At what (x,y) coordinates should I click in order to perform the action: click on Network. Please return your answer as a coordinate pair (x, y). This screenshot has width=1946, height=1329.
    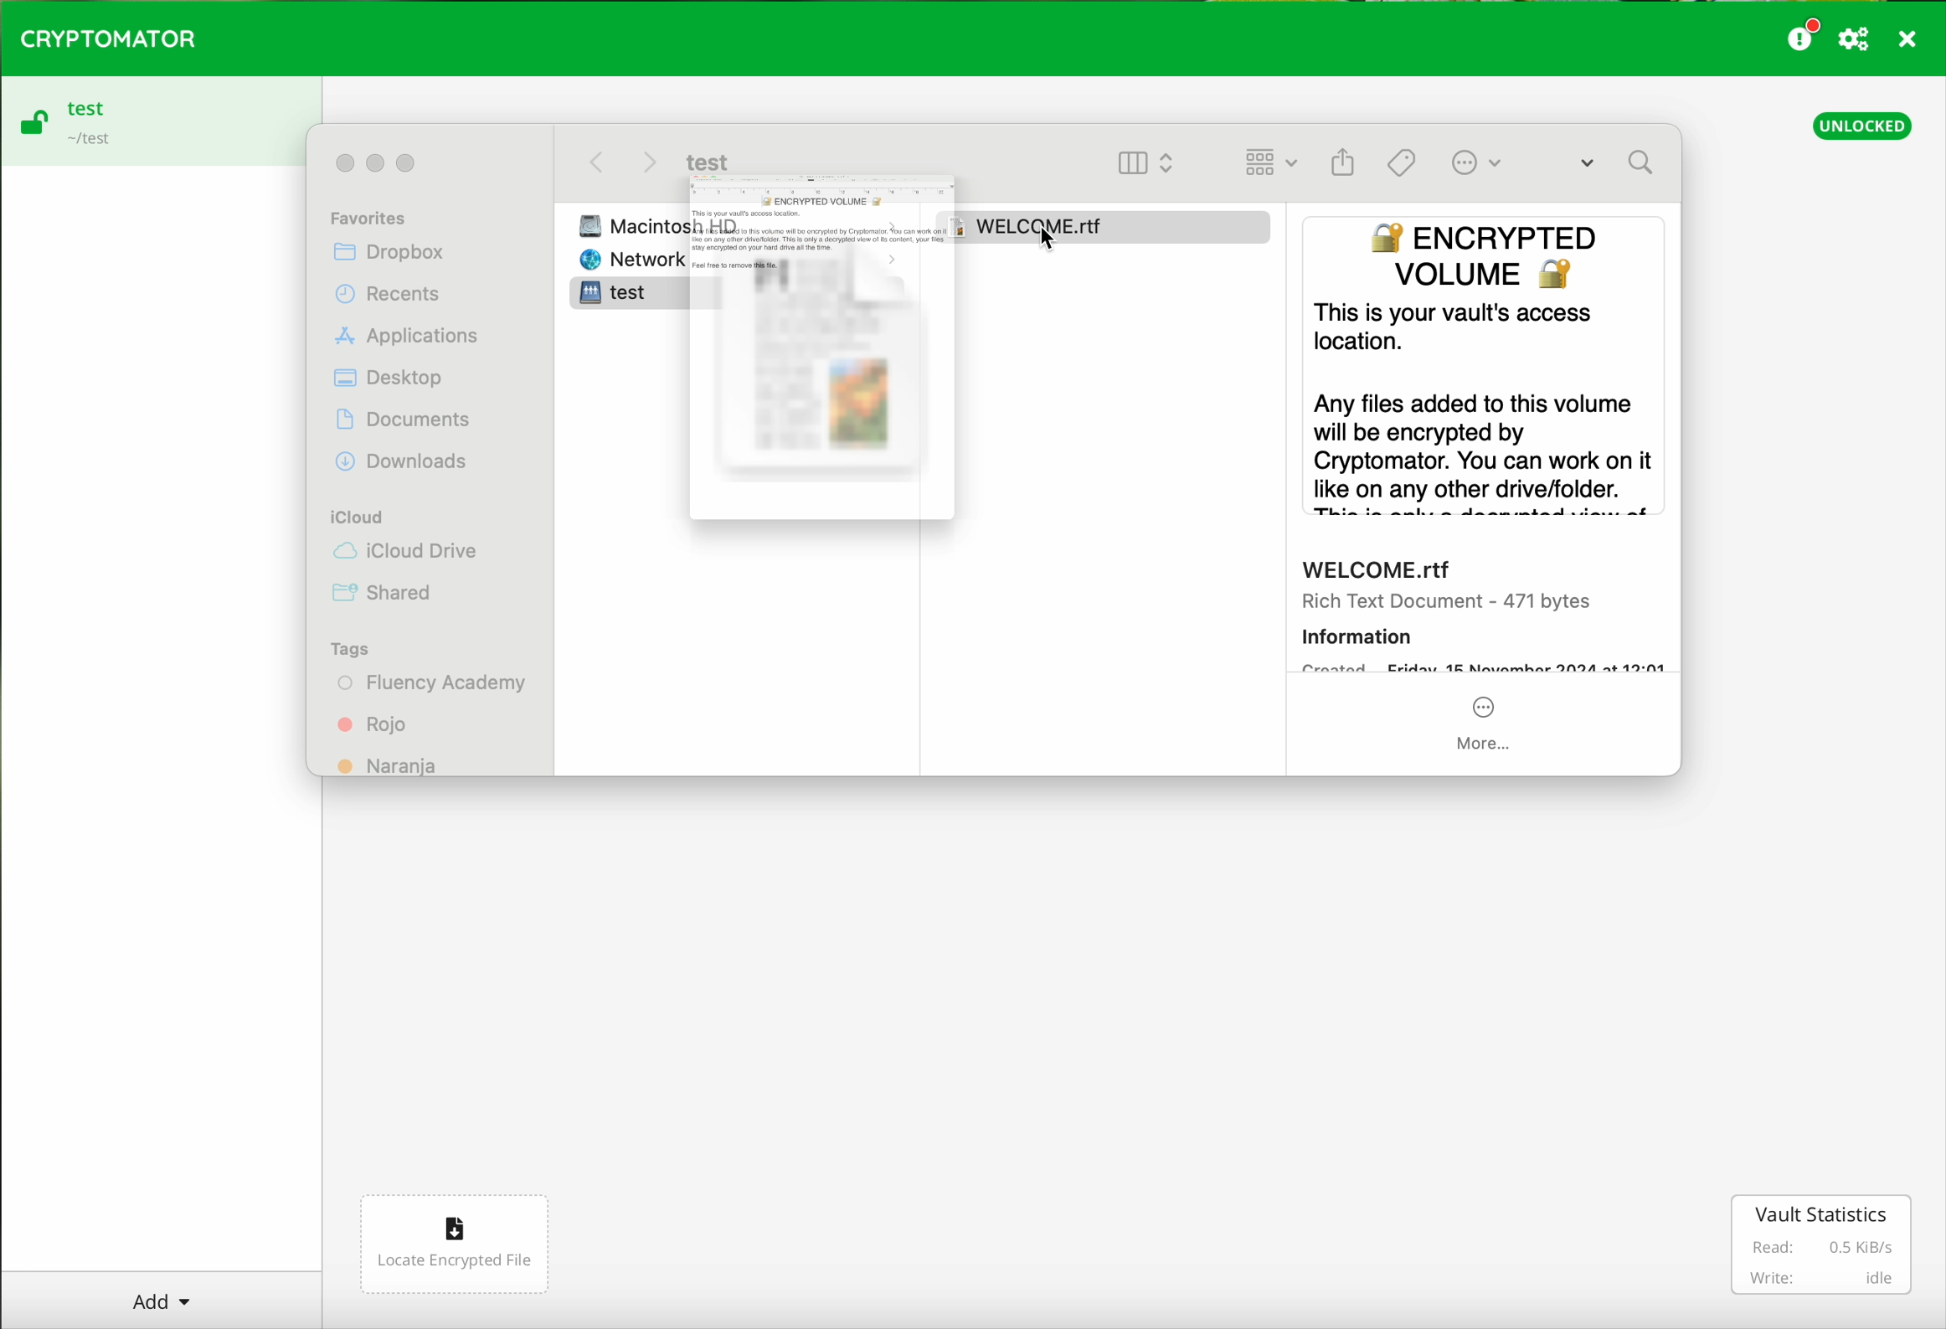
    Looking at the image, I should click on (748, 260).